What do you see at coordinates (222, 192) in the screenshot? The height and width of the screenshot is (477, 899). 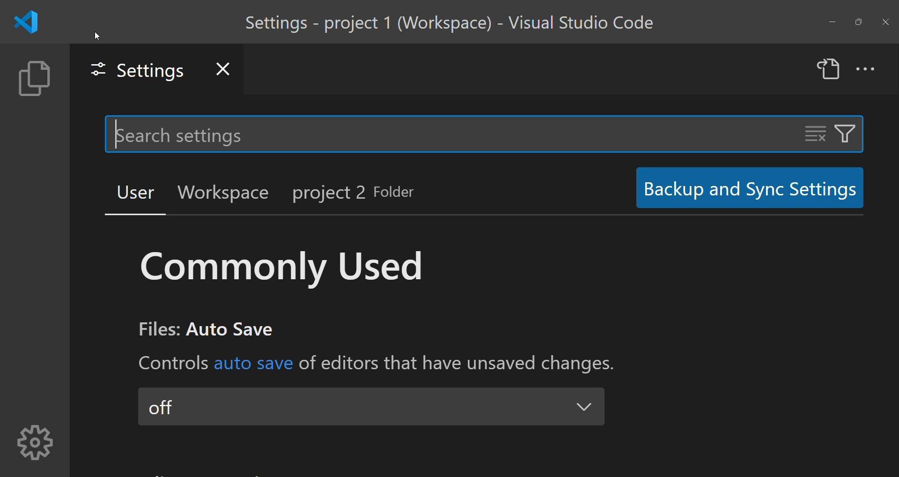 I see `workplace` at bounding box center [222, 192].